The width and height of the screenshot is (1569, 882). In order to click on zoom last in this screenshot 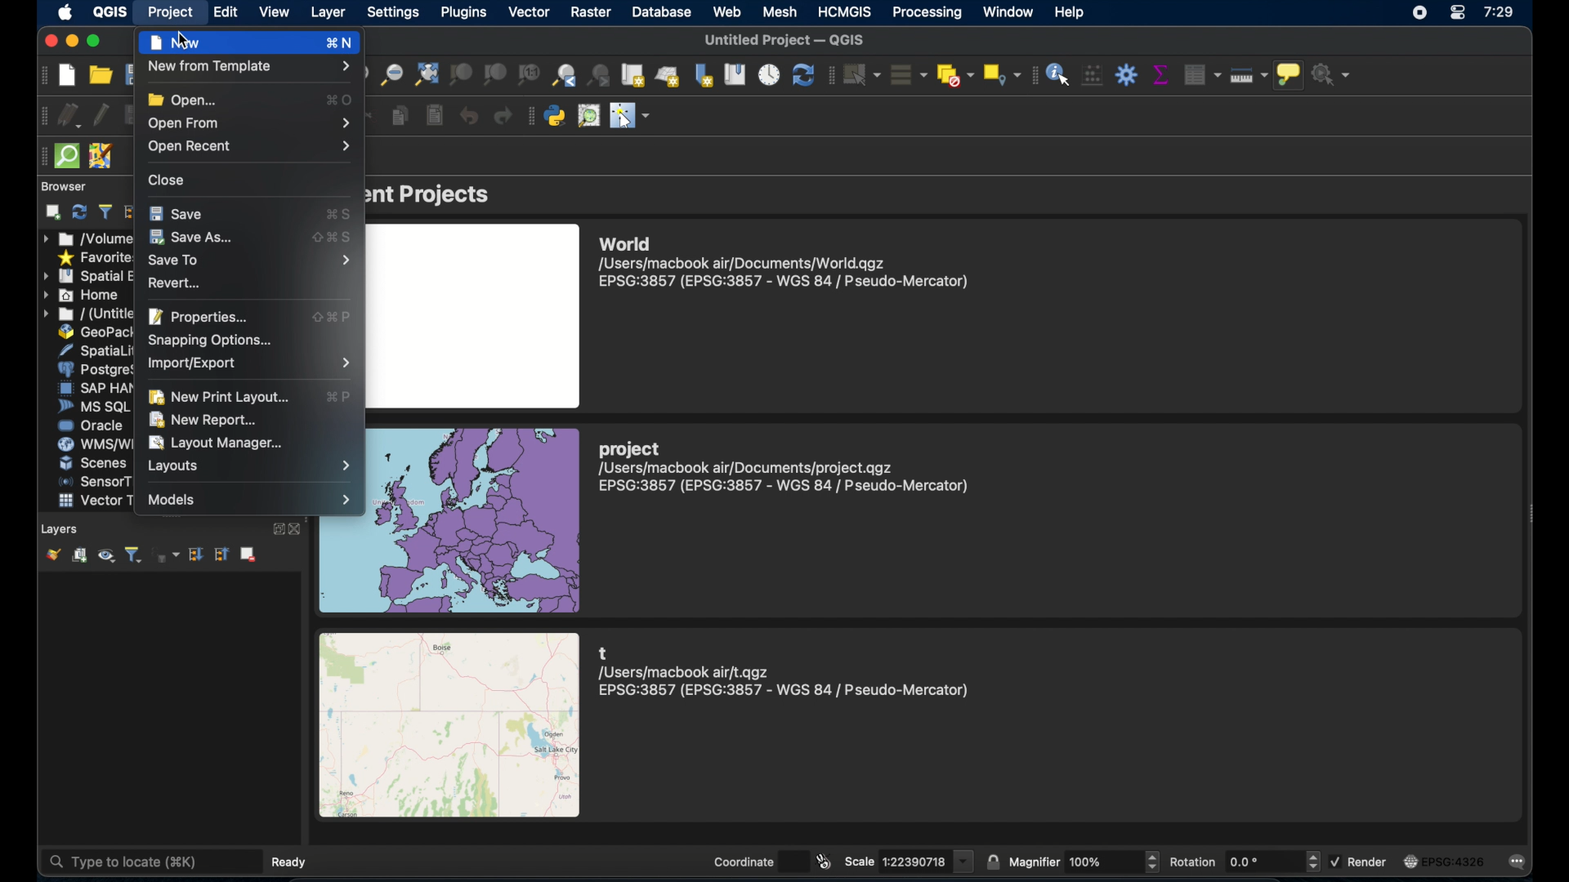, I will do `click(601, 74)`.